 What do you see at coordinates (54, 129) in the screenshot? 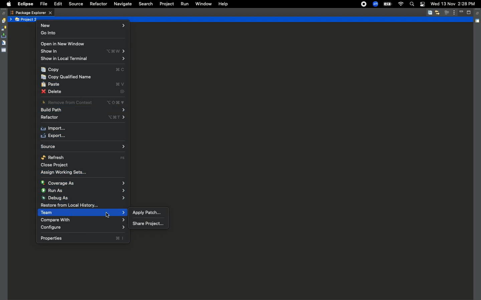
I see `Import` at bounding box center [54, 129].